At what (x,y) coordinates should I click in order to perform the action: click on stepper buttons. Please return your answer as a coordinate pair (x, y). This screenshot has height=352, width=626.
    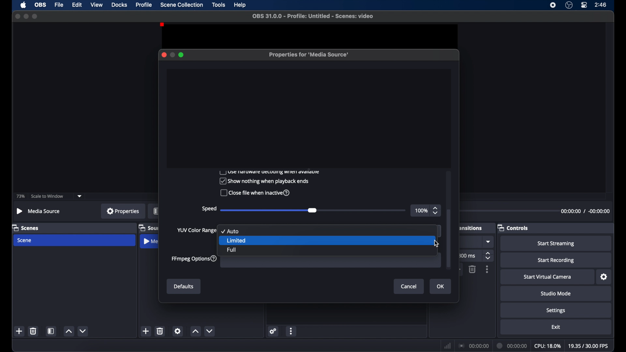
    Looking at the image, I should click on (489, 256).